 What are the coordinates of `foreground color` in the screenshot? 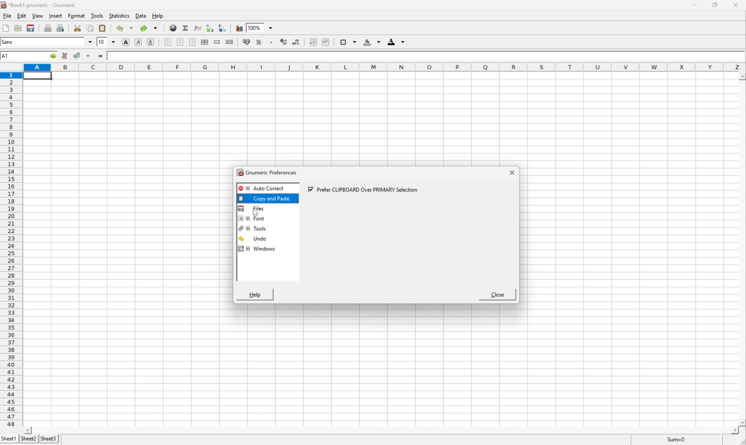 It's located at (396, 41).